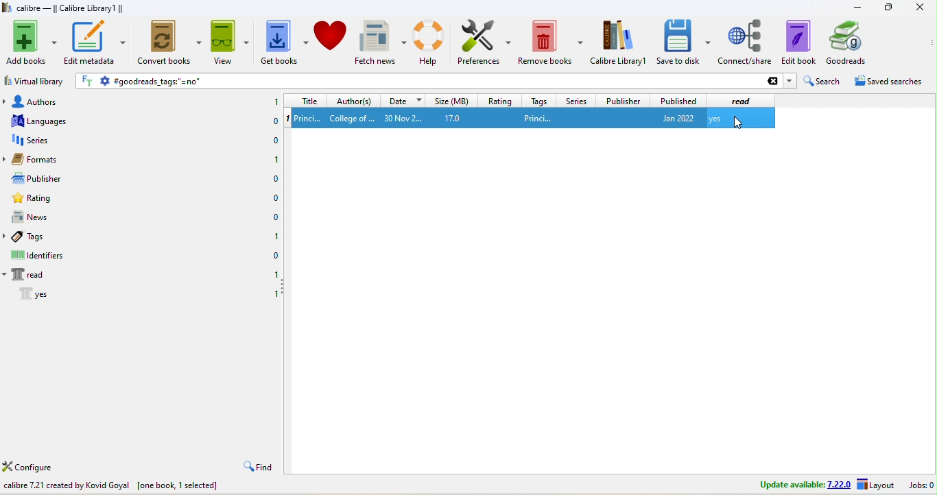 The image size is (937, 495). What do you see at coordinates (456, 118) in the screenshot?
I see `17.0` at bounding box center [456, 118].